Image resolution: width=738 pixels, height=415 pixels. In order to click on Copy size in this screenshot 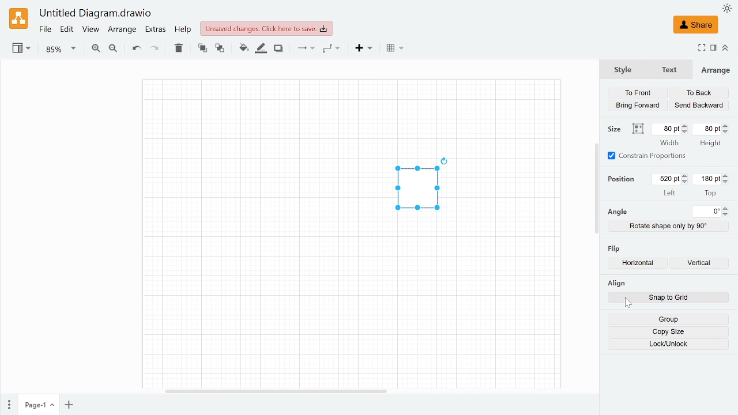, I will do `click(668, 332)`.